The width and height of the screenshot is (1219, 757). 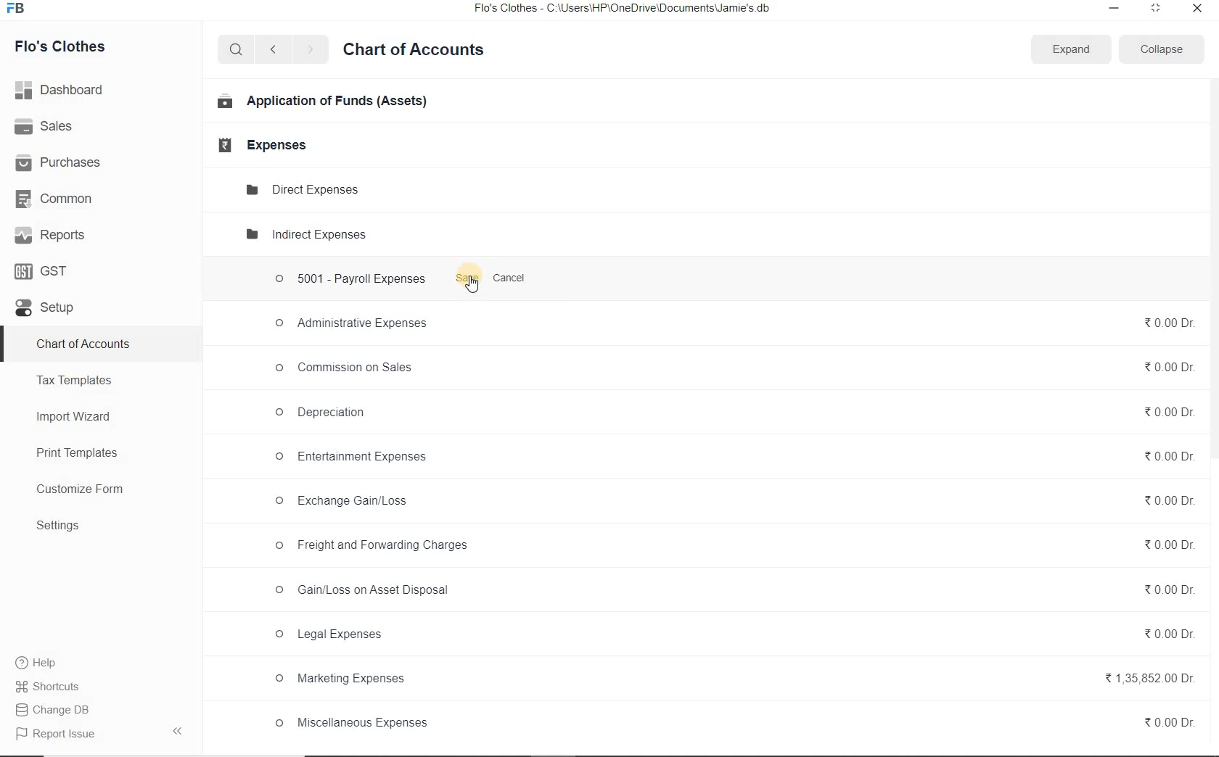 What do you see at coordinates (351, 276) in the screenshot?
I see `5001 - Payroll Expenses` at bounding box center [351, 276].